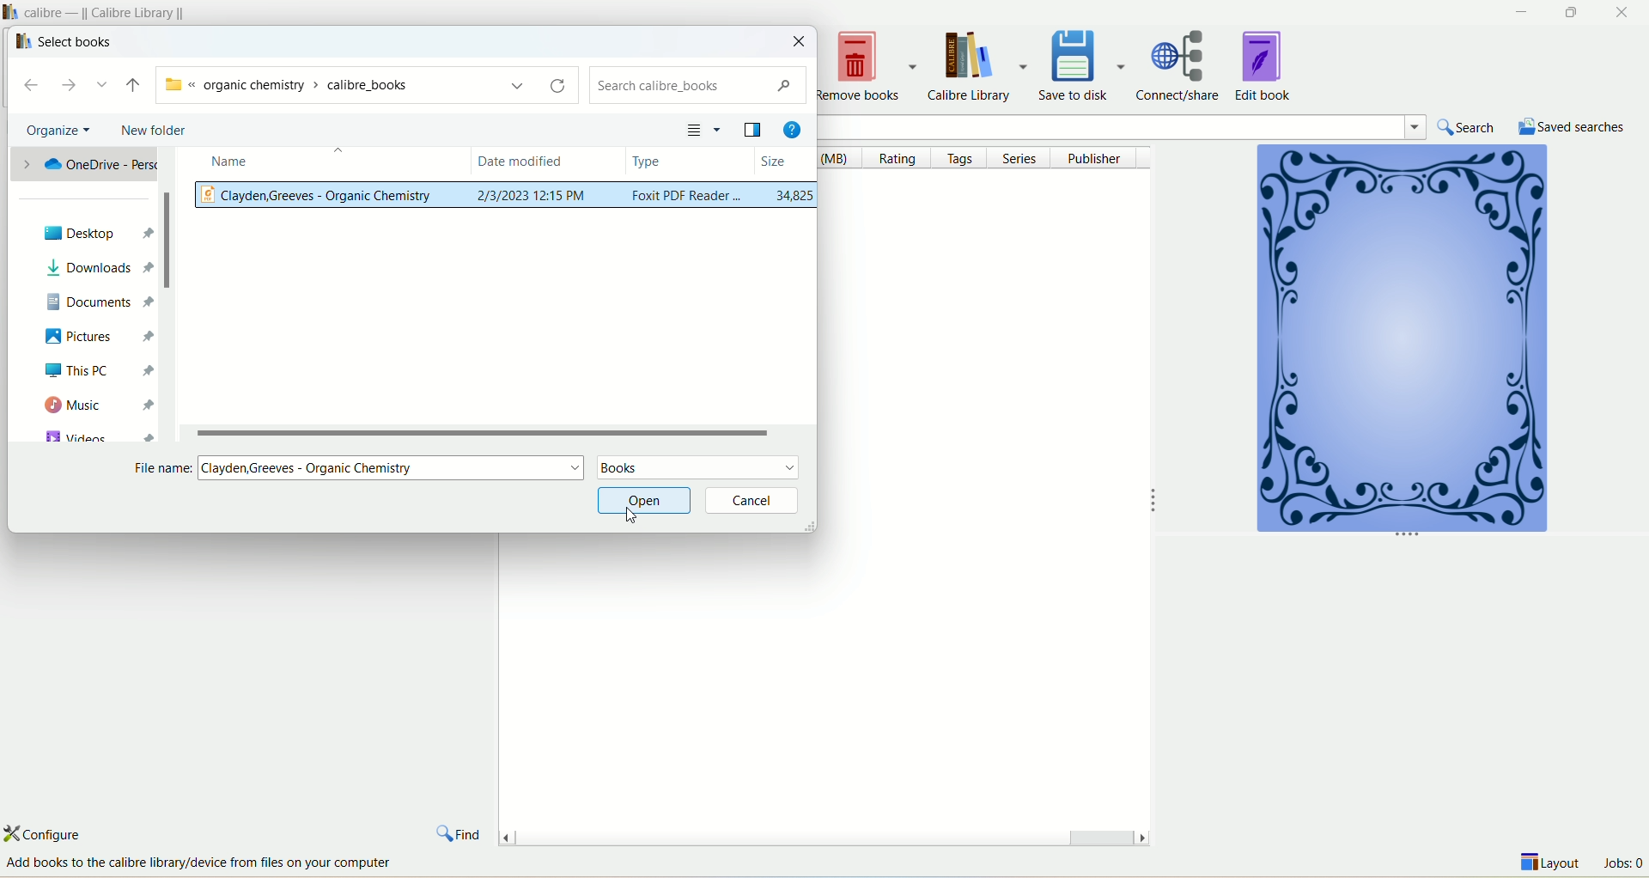 The height and width of the screenshot is (878, 1649). I want to click on this PC, so click(94, 370).